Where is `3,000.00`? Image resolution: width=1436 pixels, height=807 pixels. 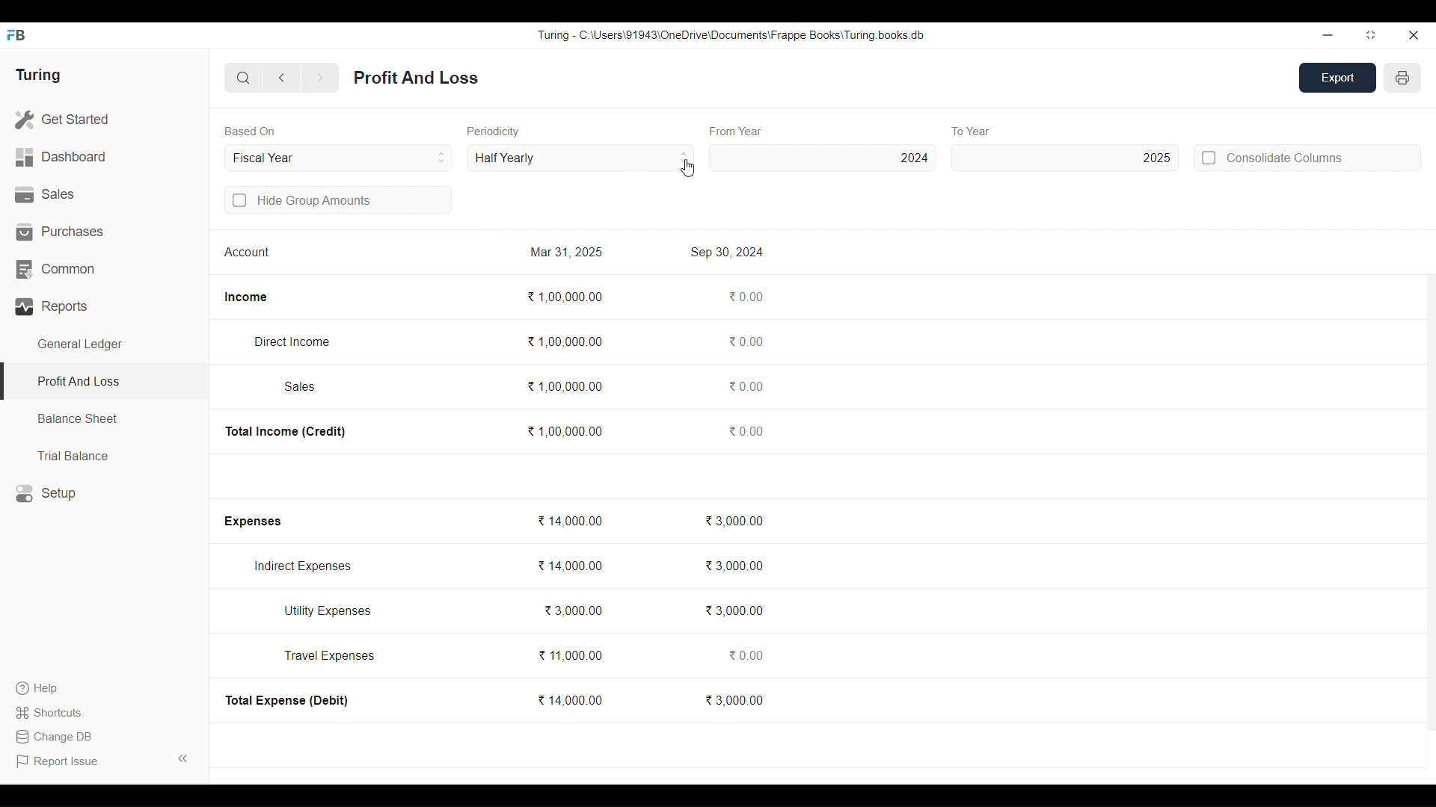 3,000.00 is located at coordinates (734, 699).